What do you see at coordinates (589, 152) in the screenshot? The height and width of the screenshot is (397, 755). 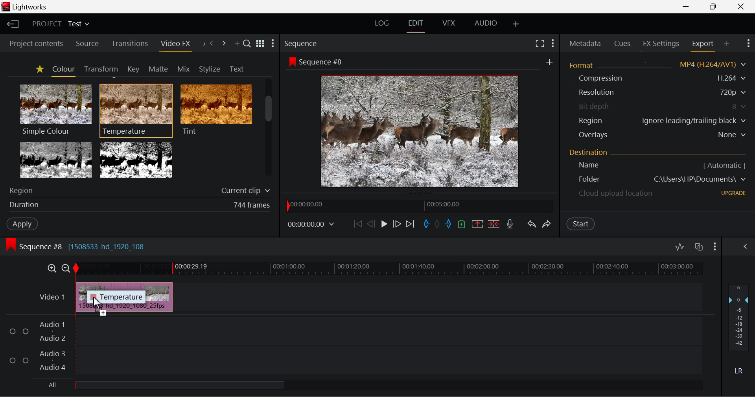 I see `Destination` at bounding box center [589, 152].